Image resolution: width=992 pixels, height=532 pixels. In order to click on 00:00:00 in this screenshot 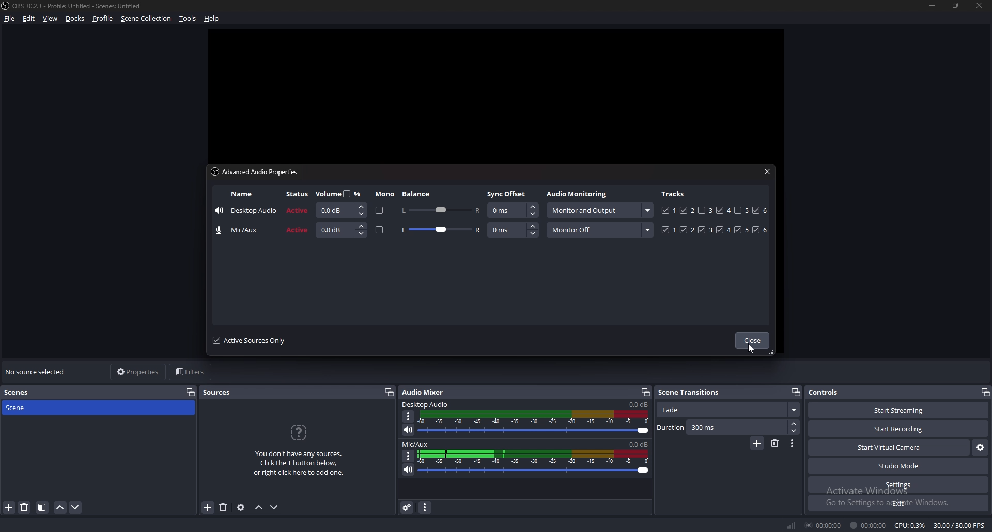, I will do `click(868, 526)`.